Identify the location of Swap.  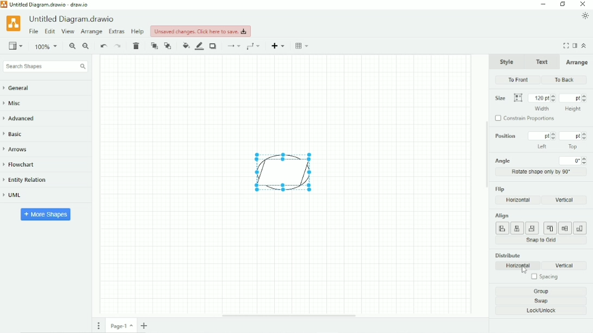
(545, 301).